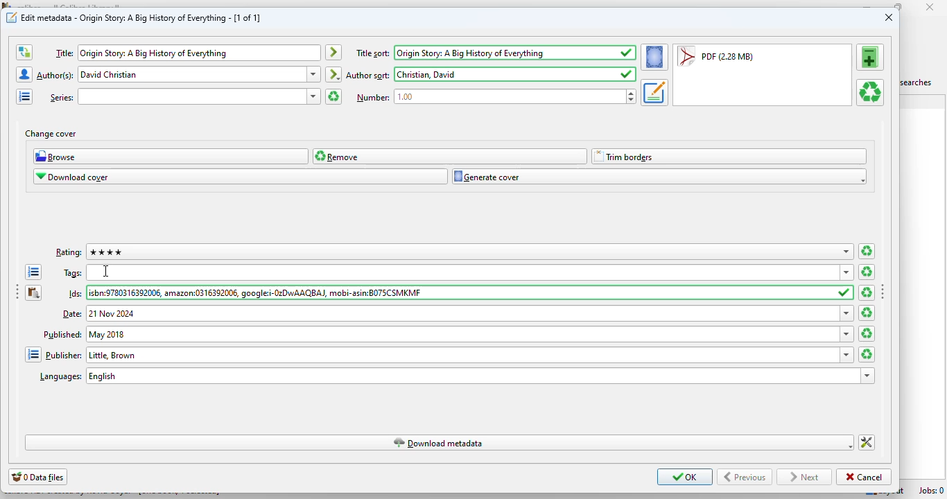  I want to click on dropdown, so click(314, 73).